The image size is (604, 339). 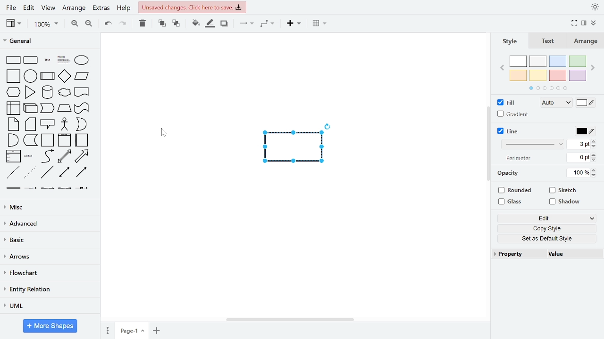 What do you see at coordinates (509, 174) in the screenshot?
I see `text` at bounding box center [509, 174].